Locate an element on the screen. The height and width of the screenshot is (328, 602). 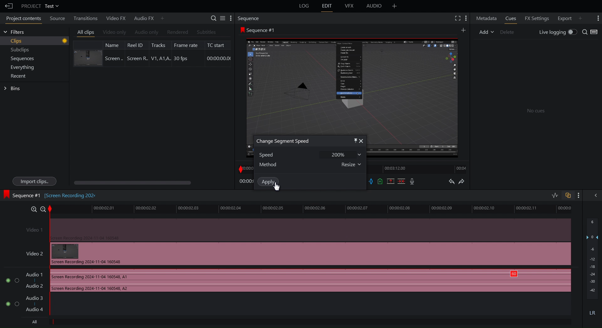
More is located at coordinates (163, 18).